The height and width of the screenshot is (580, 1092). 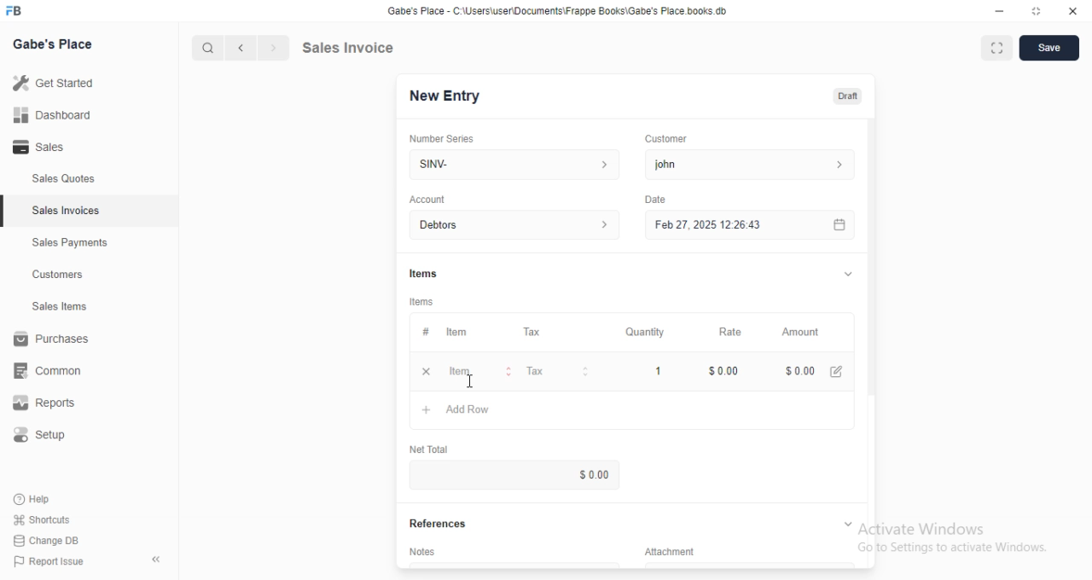 What do you see at coordinates (1072, 12) in the screenshot?
I see `Close` at bounding box center [1072, 12].